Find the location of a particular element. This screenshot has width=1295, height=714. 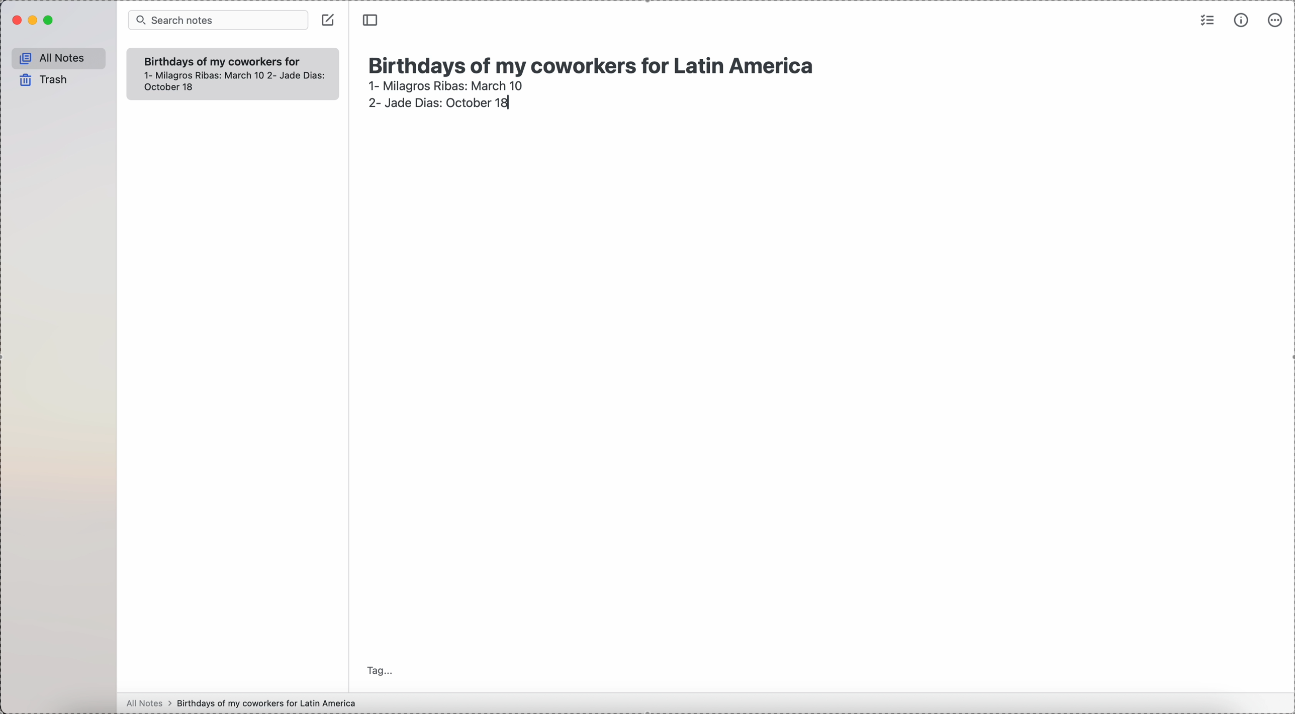

more options is located at coordinates (1276, 19).